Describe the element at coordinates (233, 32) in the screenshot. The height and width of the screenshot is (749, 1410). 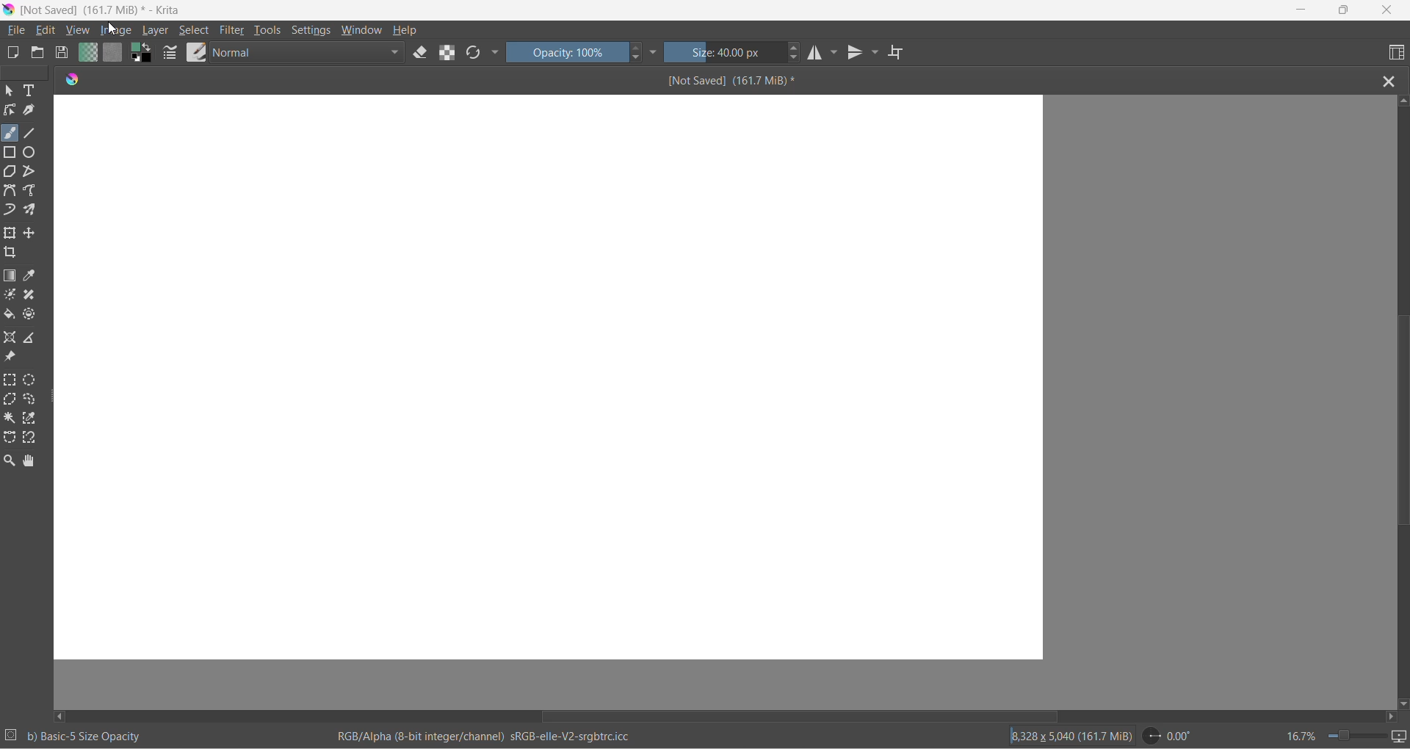
I see `filter` at that location.